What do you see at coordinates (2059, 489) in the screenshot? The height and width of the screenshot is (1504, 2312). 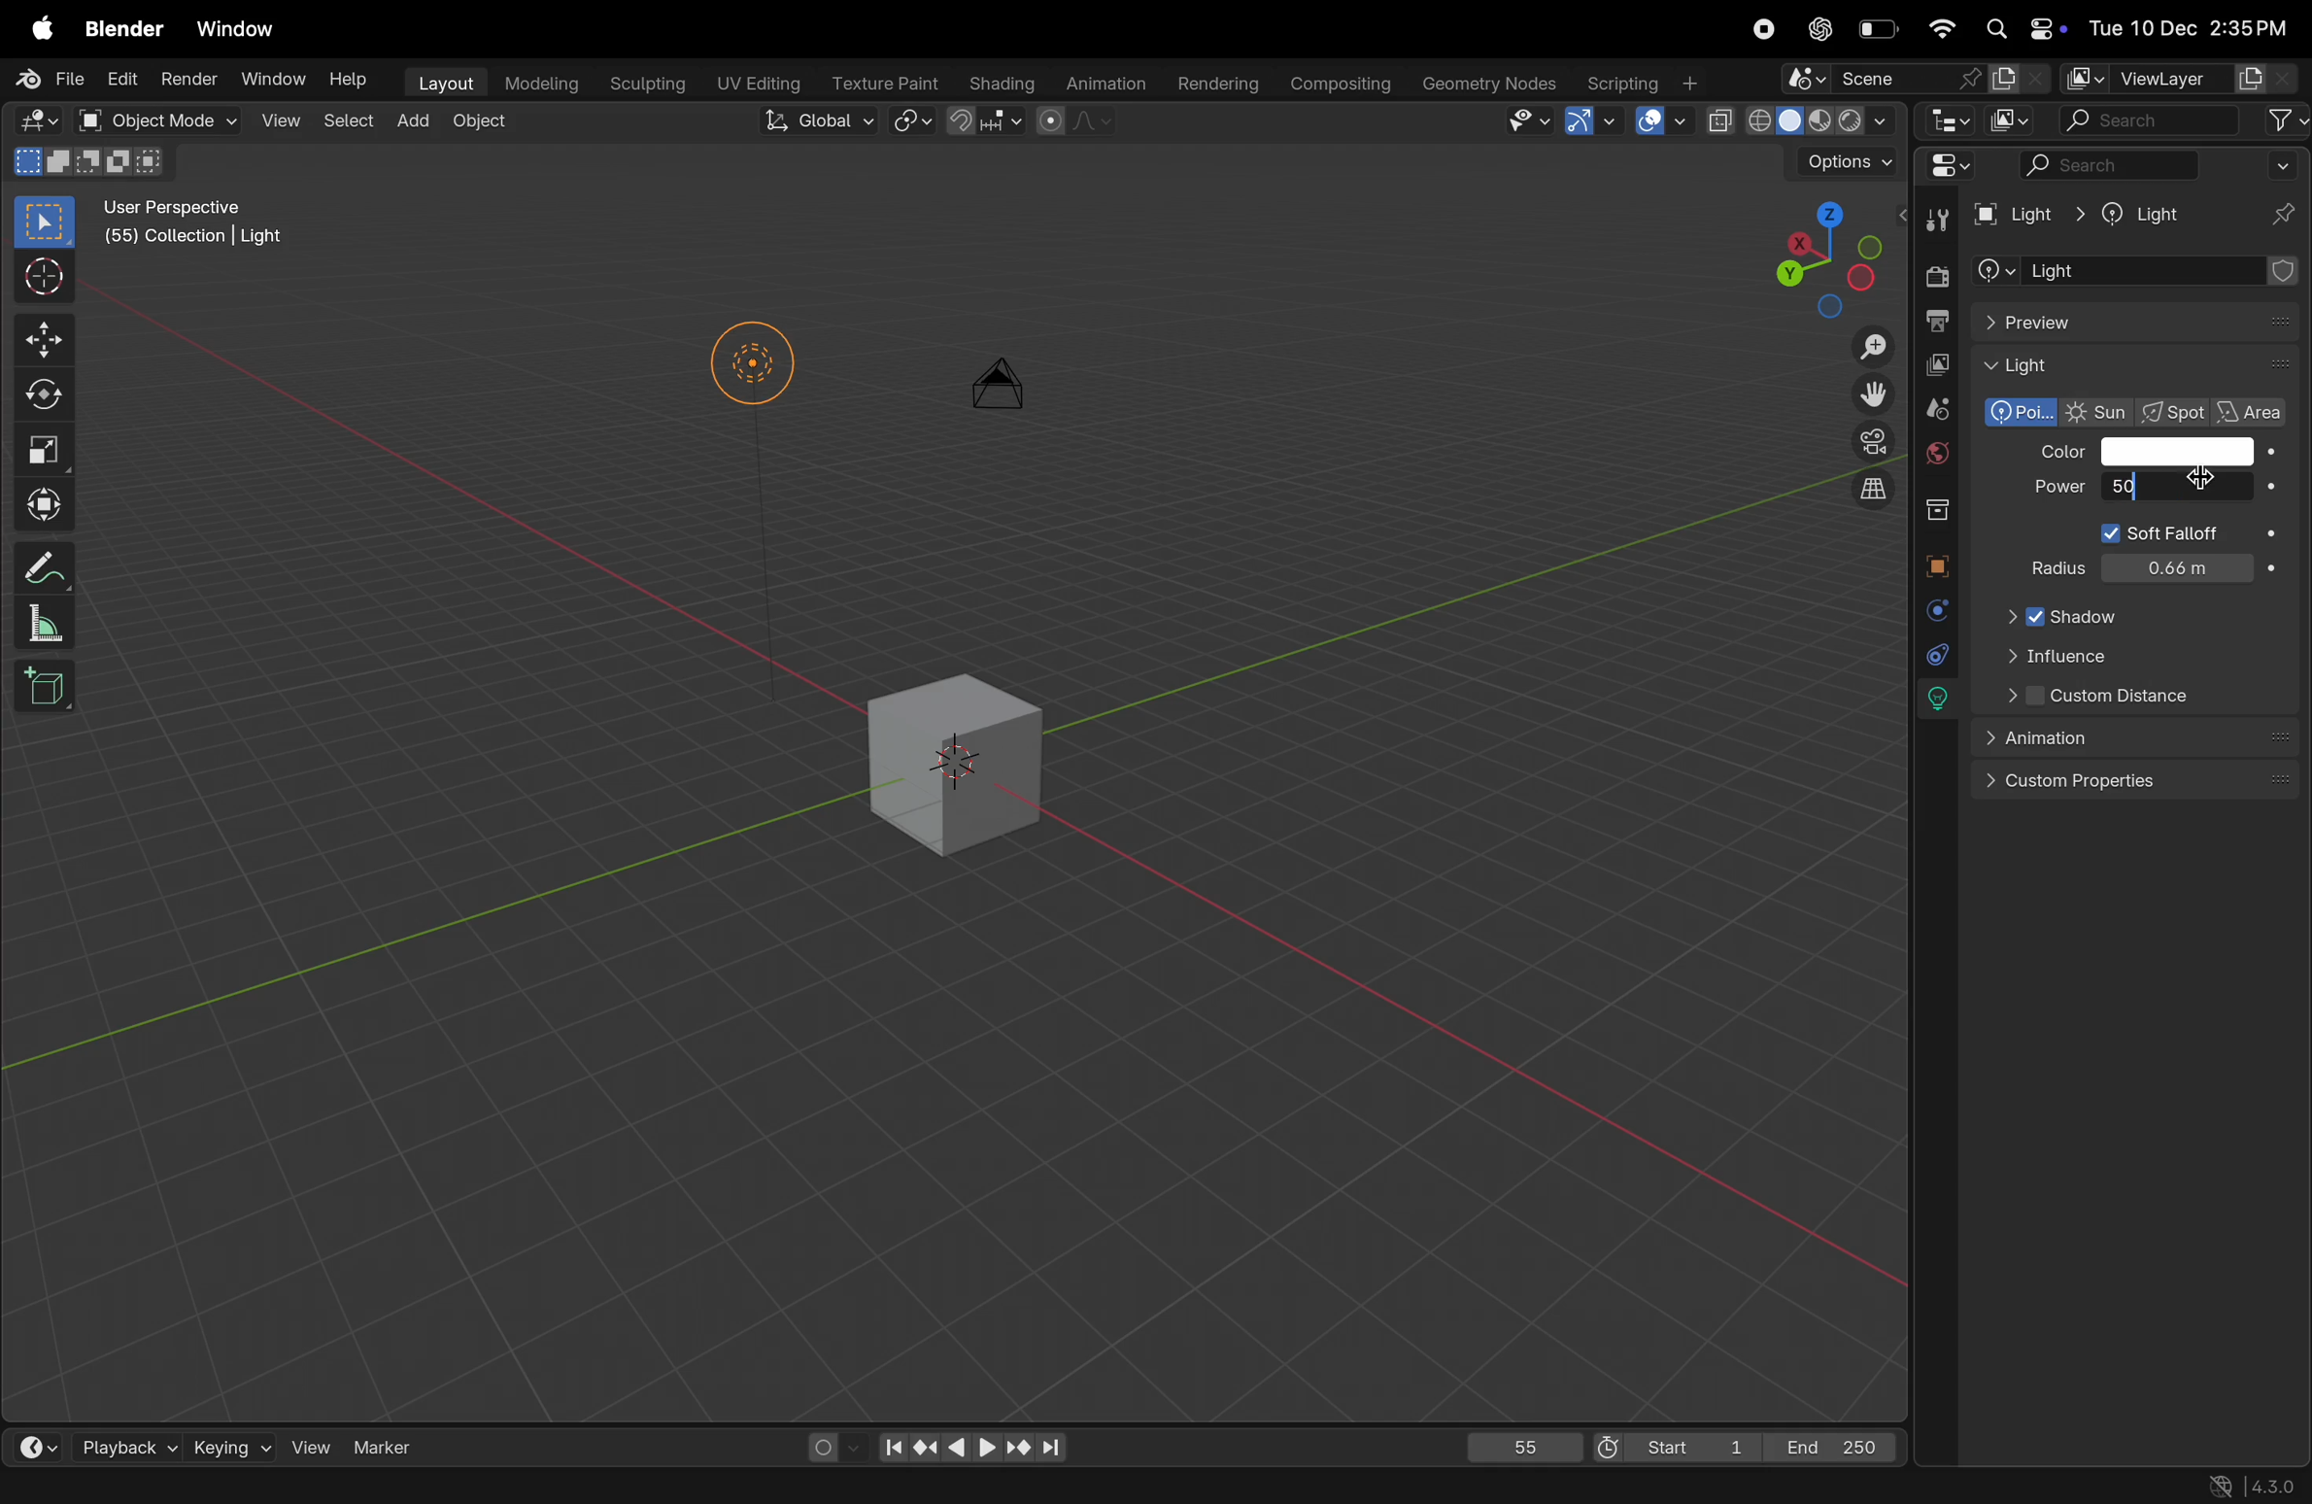 I see `Power` at bounding box center [2059, 489].